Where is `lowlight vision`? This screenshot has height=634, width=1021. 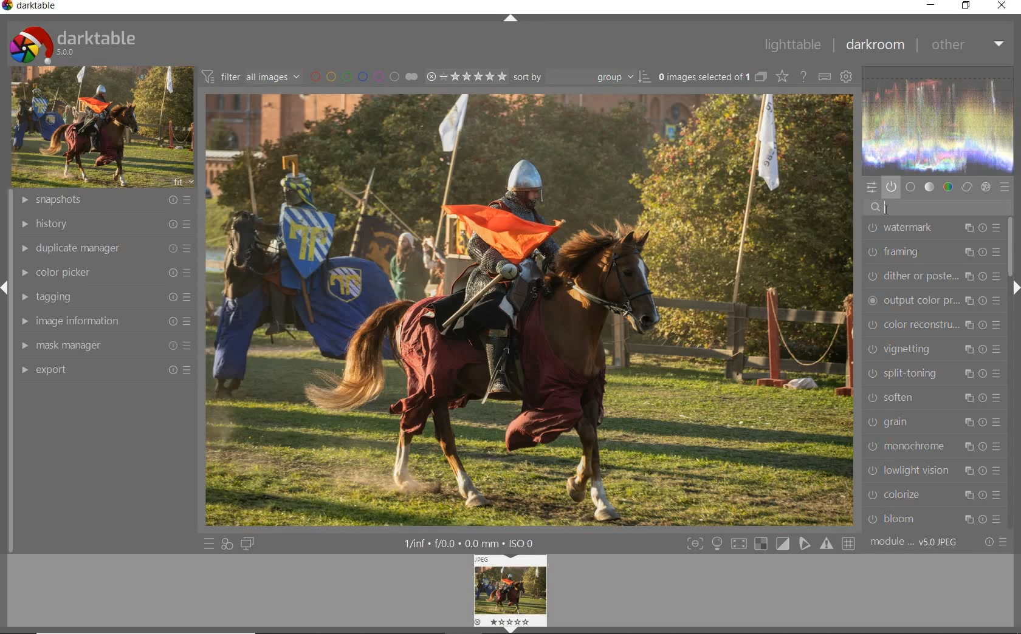
lowlight vision is located at coordinates (935, 472).